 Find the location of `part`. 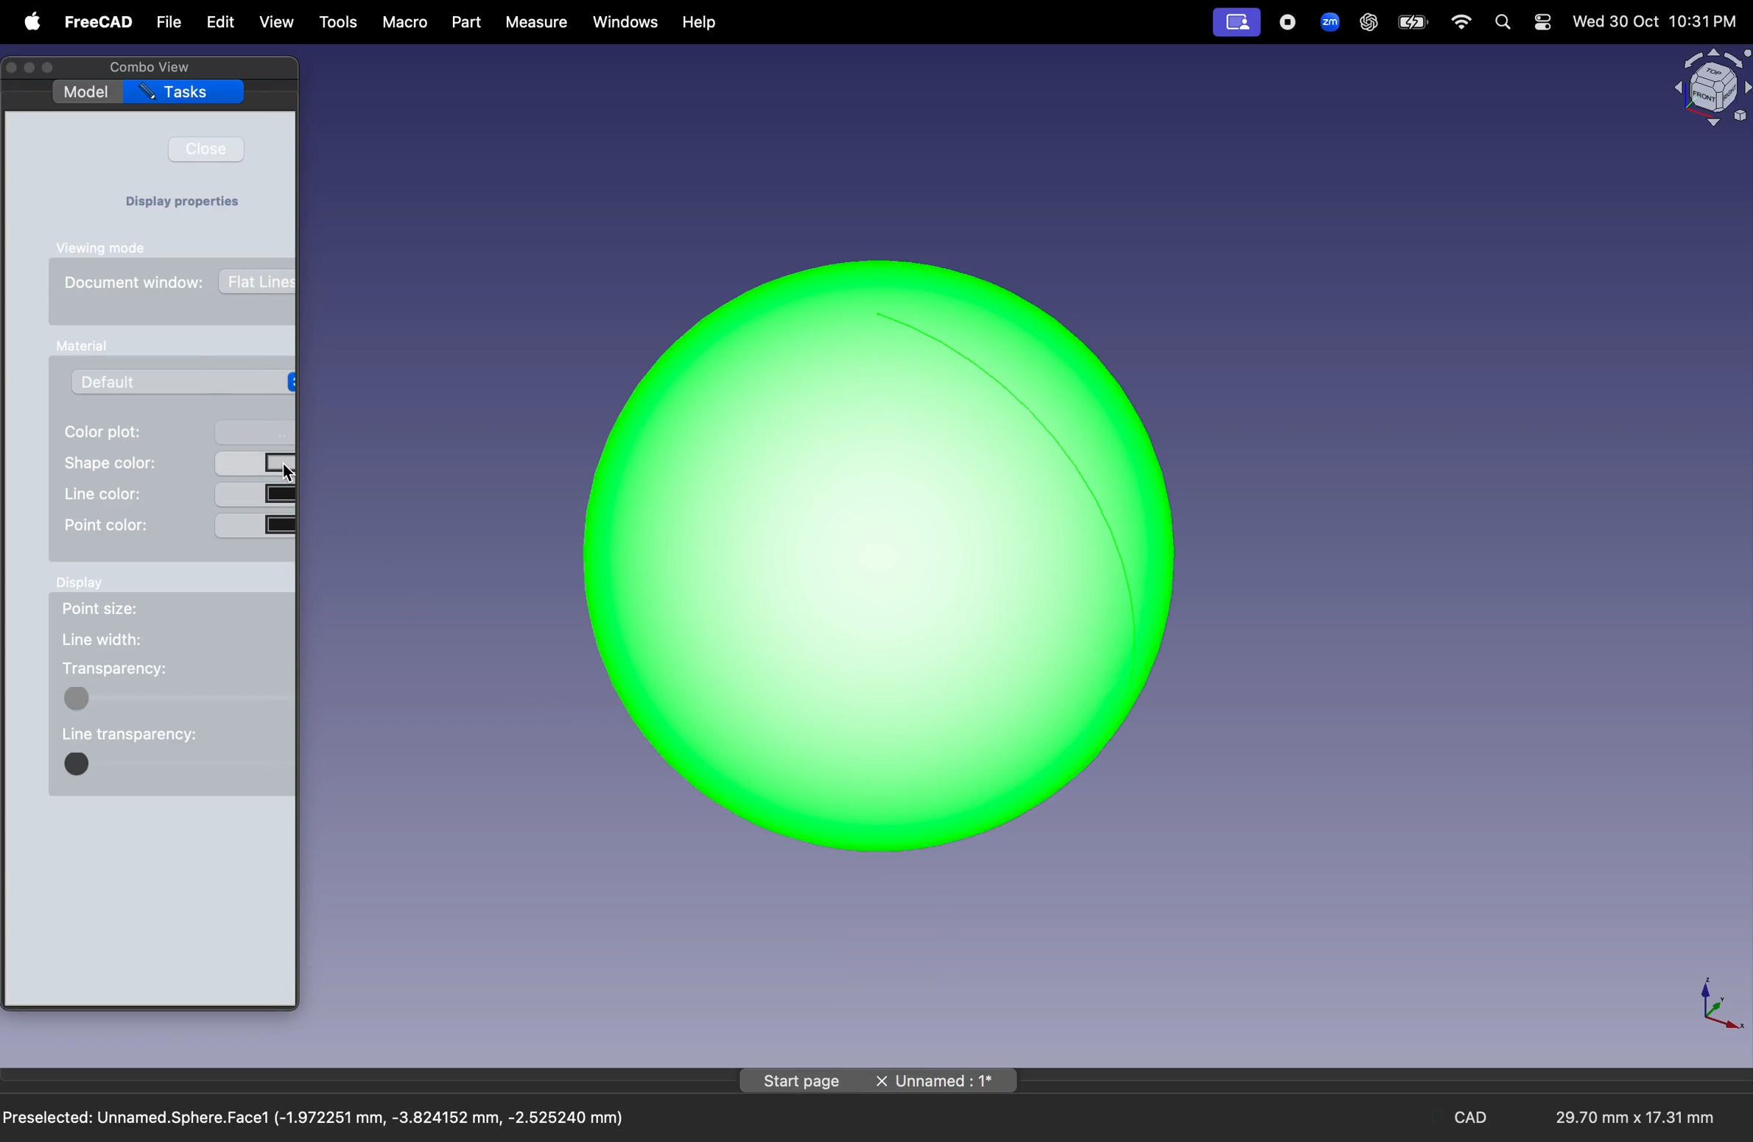

part is located at coordinates (465, 22).